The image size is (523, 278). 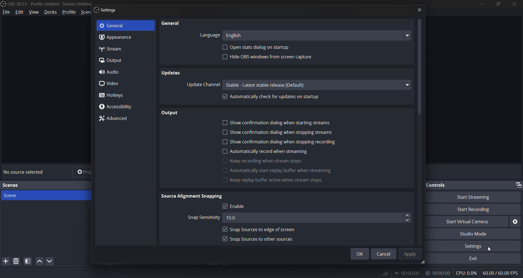 What do you see at coordinates (21, 12) in the screenshot?
I see `edit` at bounding box center [21, 12].